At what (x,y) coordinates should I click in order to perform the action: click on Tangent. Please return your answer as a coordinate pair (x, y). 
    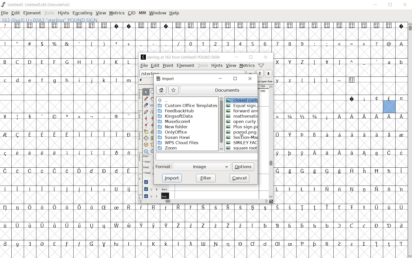
    Looking at the image, I should click on (153, 125).